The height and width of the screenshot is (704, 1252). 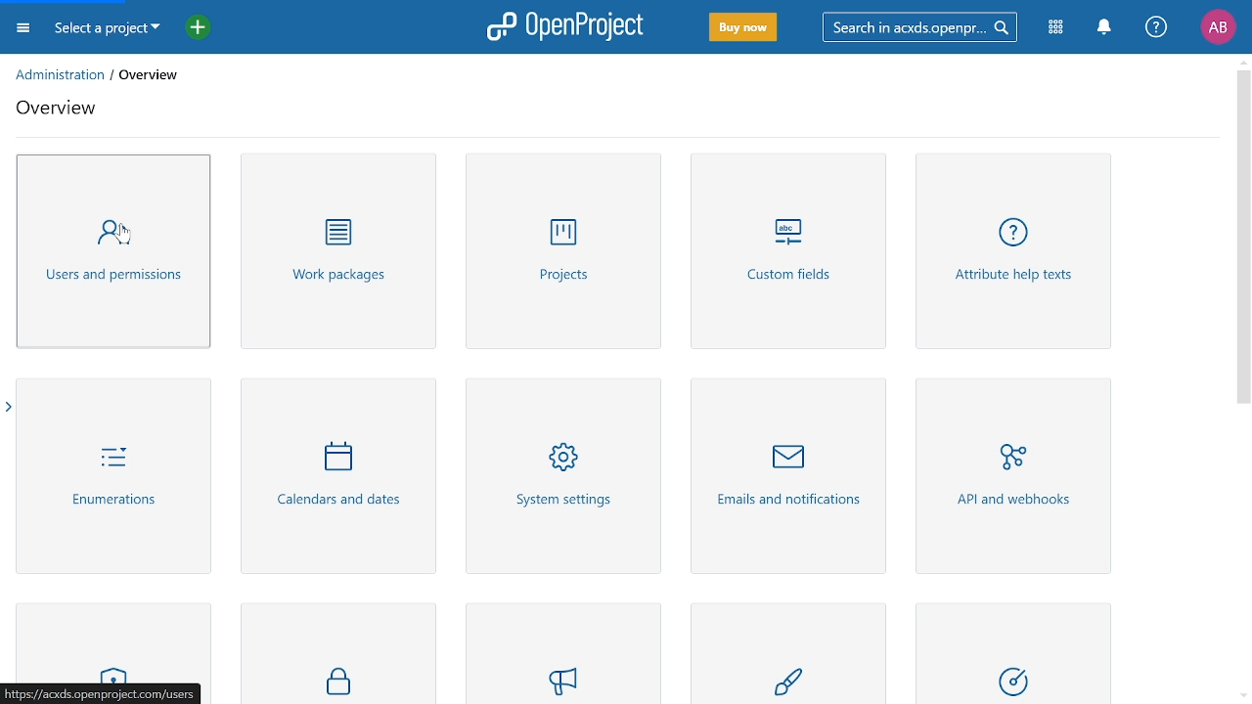 I want to click on design, so click(x=801, y=655).